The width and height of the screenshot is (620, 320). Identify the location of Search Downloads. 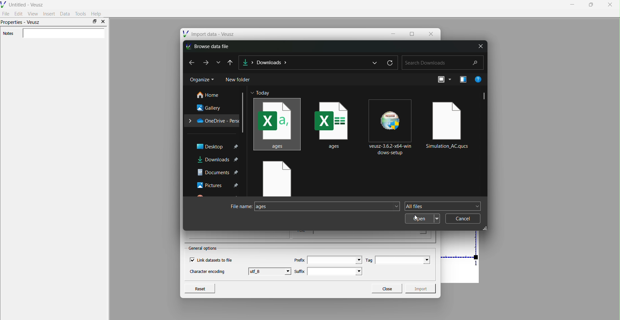
(443, 63).